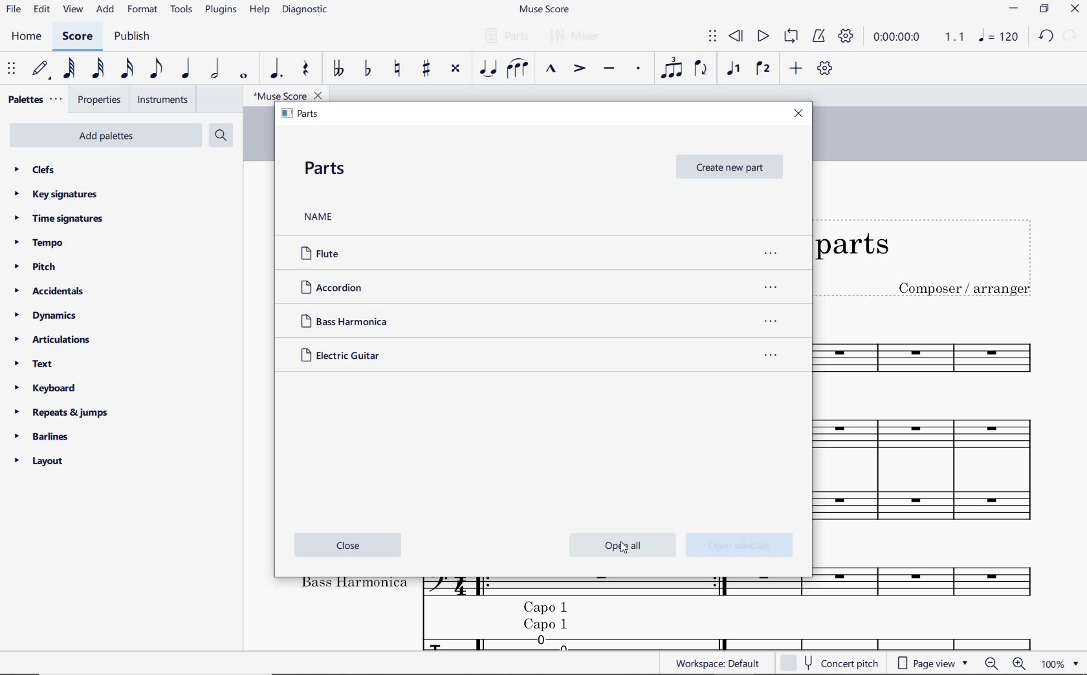 The image size is (1087, 675). Describe the element at coordinates (551, 322) in the screenshot. I see `Bass Harmonica` at that location.